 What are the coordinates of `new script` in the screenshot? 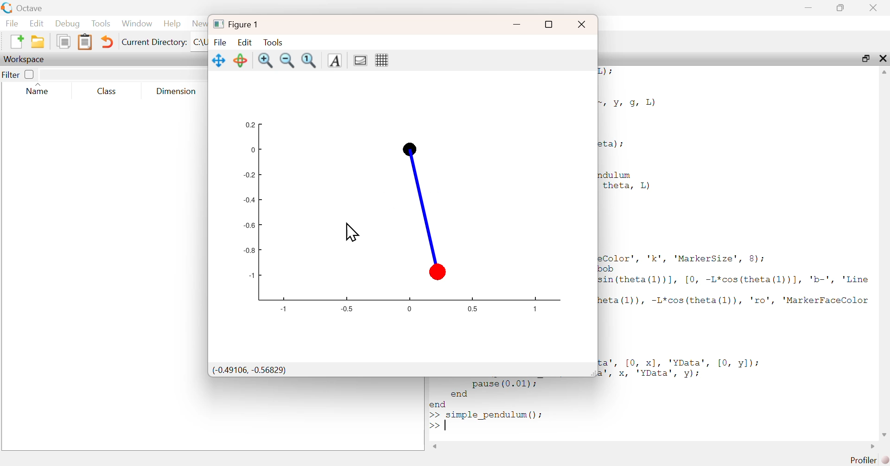 It's located at (18, 41).